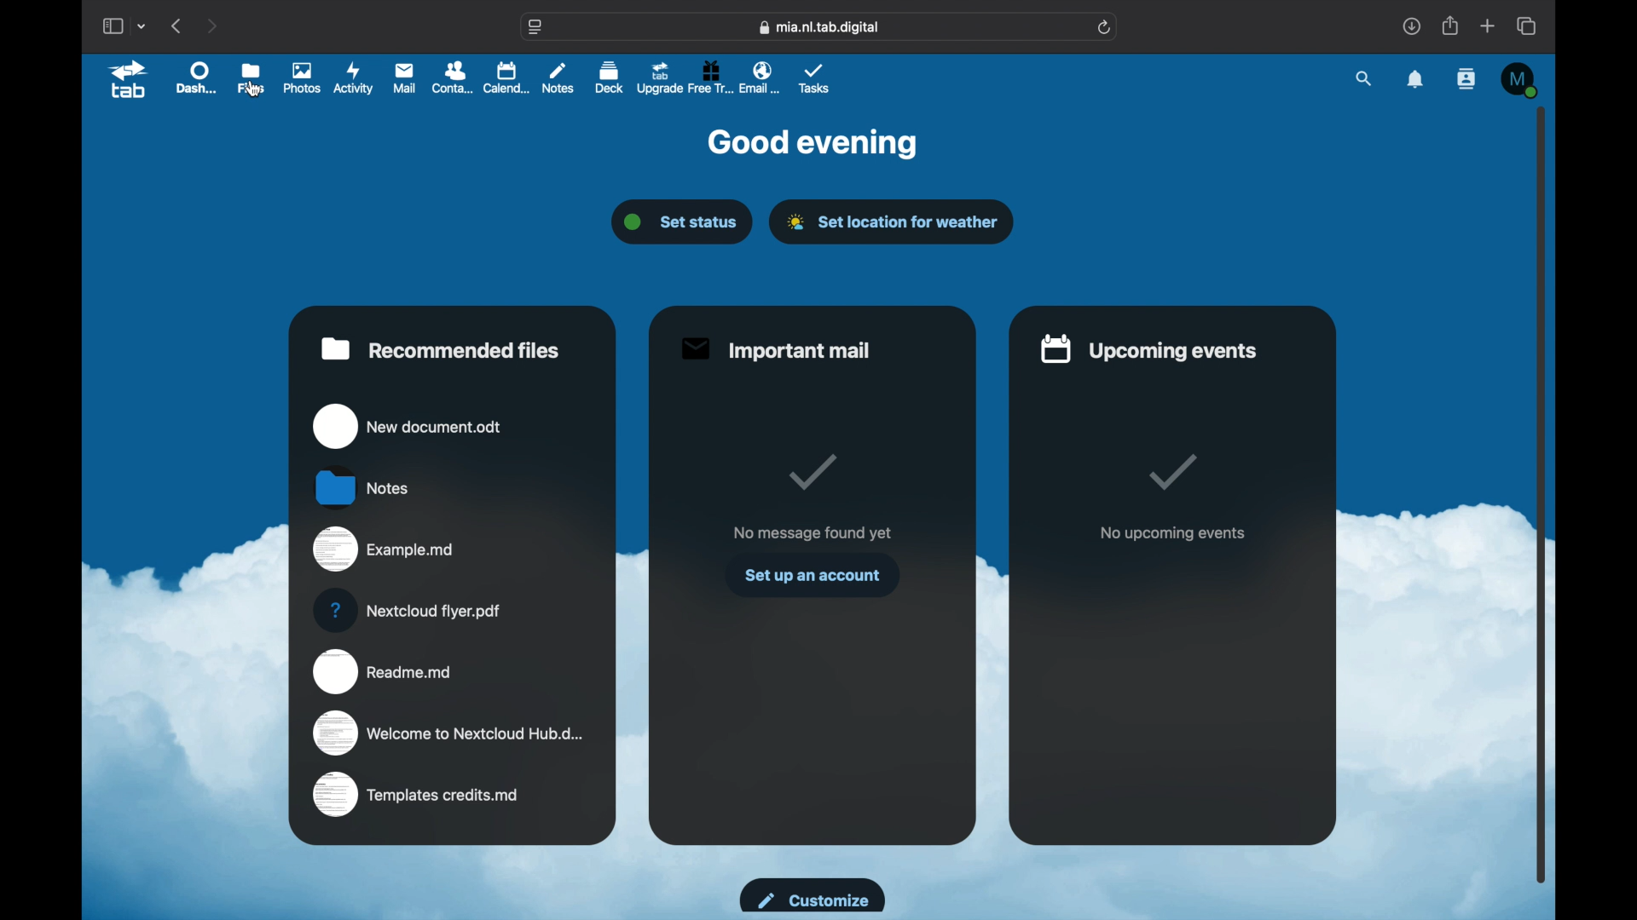 This screenshot has width=1637, height=920. What do you see at coordinates (1417, 80) in the screenshot?
I see `notifications` at bounding box center [1417, 80].